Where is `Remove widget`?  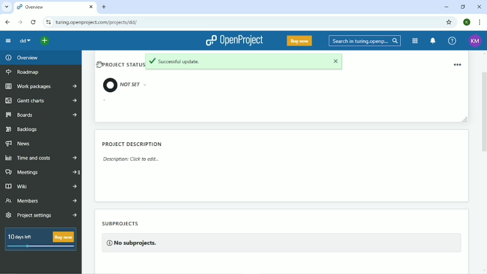 Remove widget is located at coordinates (458, 64).